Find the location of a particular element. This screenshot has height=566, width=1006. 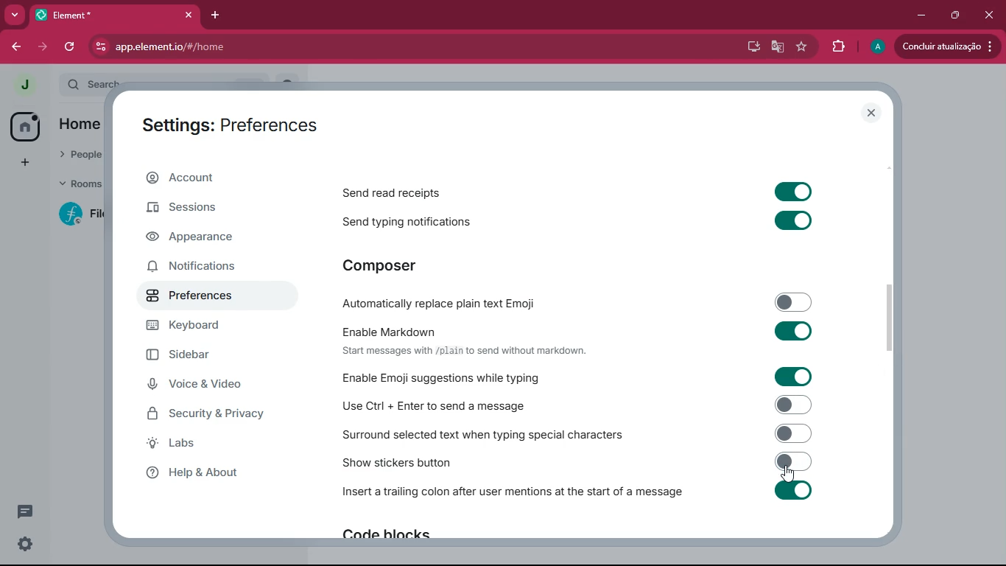

Surround selected text when typing special characters is located at coordinates (576, 434).